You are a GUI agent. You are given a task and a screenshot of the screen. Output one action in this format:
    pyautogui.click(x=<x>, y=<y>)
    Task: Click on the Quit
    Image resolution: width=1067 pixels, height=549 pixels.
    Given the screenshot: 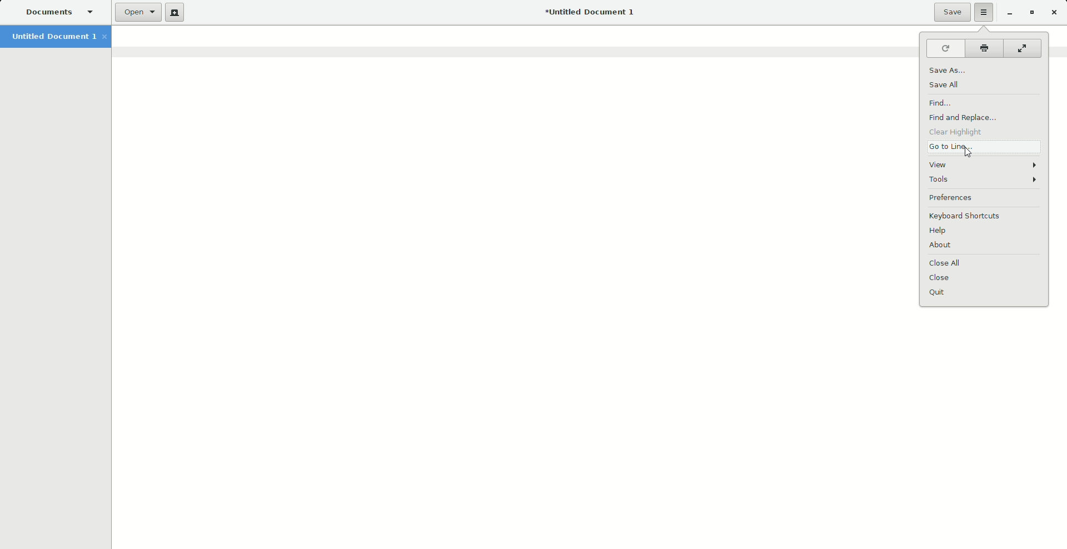 What is the action you would take?
    pyautogui.click(x=939, y=292)
    